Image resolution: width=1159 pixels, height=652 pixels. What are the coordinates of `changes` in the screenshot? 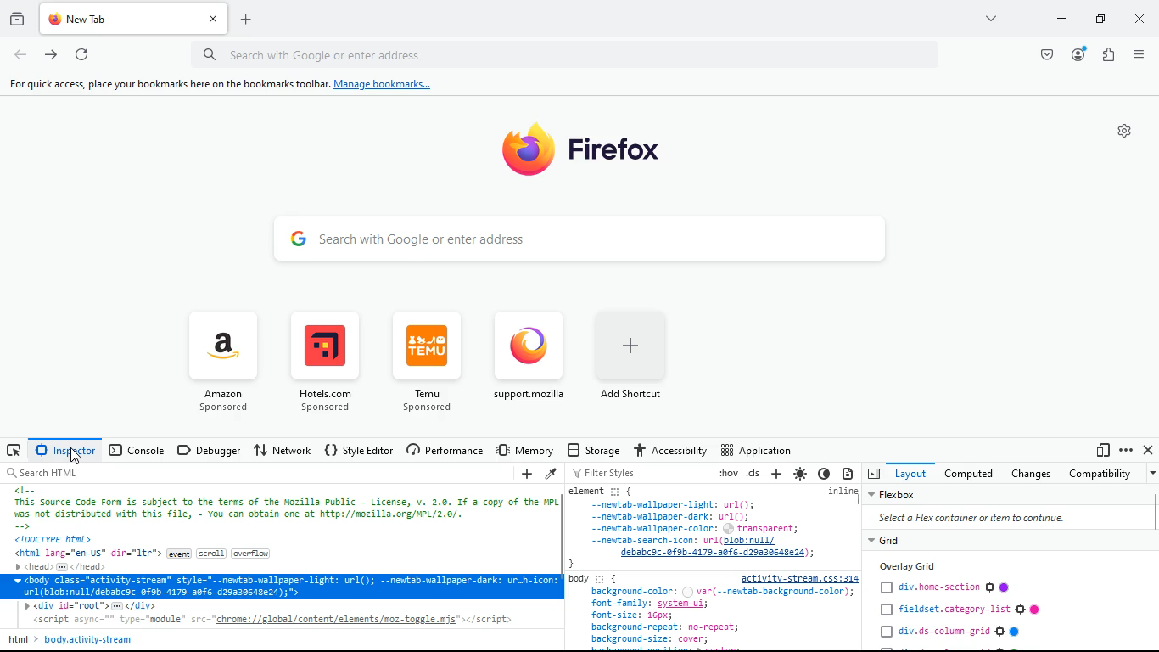 It's located at (1027, 473).